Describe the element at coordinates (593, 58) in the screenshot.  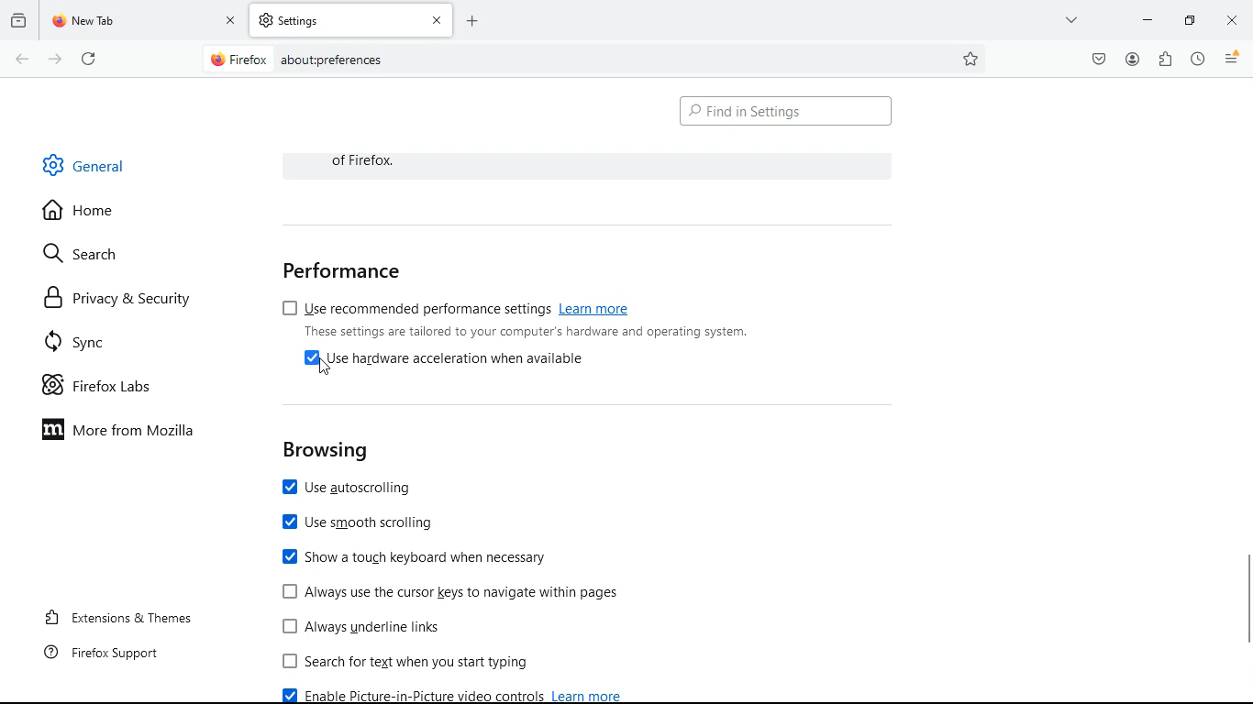
I see `Search Bar` at that location.